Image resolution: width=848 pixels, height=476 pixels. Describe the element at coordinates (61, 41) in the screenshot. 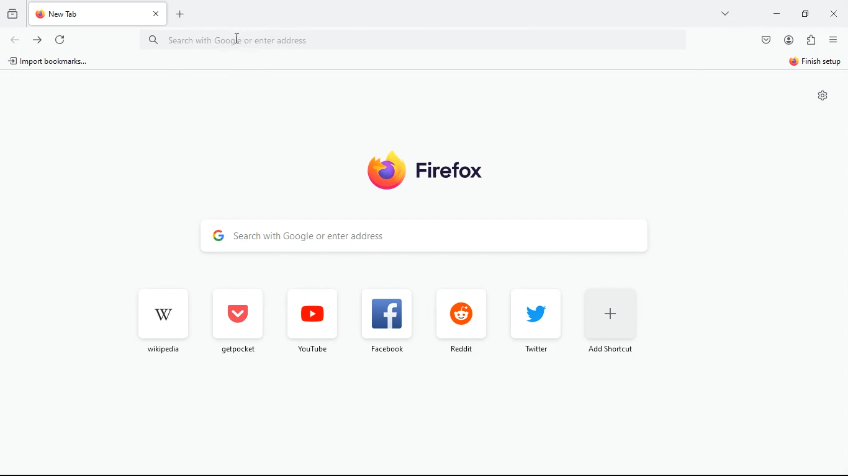

I see `refresh` at that location.